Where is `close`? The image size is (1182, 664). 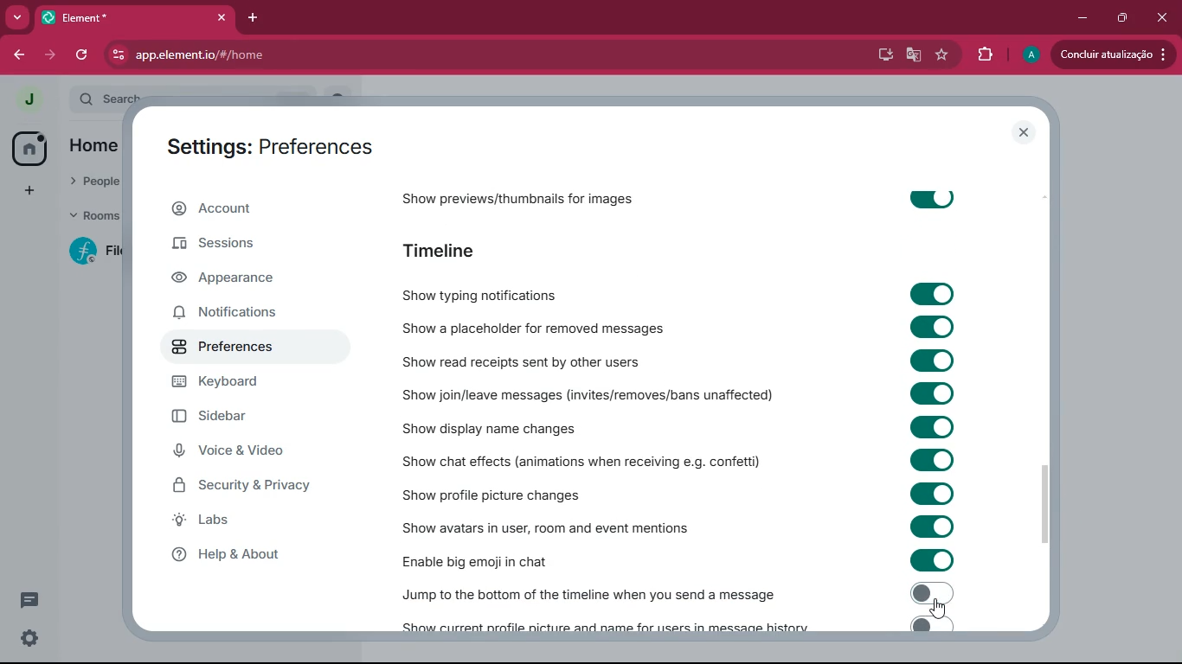
close is located at coordinates (220, 17).